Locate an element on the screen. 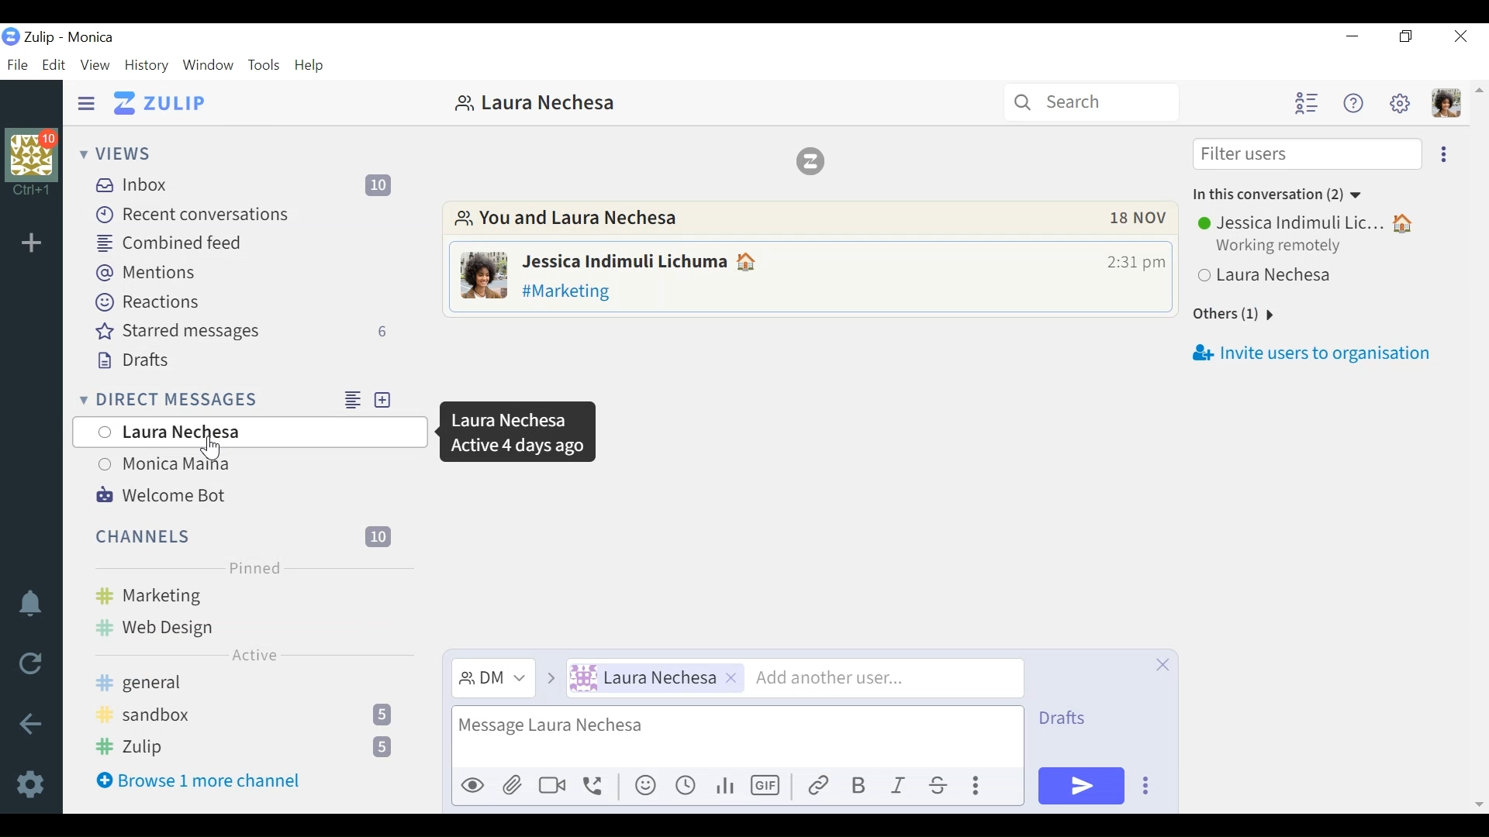 This screenshot has height=837, width=1489. user is located at coordinates (655, 680).